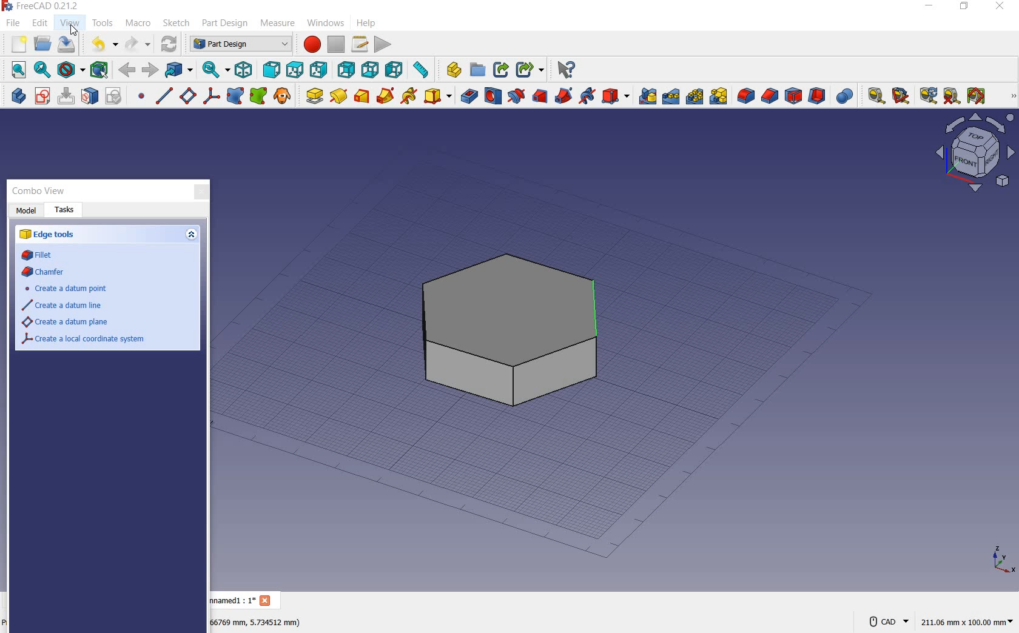 The height and width of the screenshot is (633, 1019). What do you see at coordinates (211, 98) in the screenshot?
I see `create a local coordinate system` at bounding box center [211, 98].